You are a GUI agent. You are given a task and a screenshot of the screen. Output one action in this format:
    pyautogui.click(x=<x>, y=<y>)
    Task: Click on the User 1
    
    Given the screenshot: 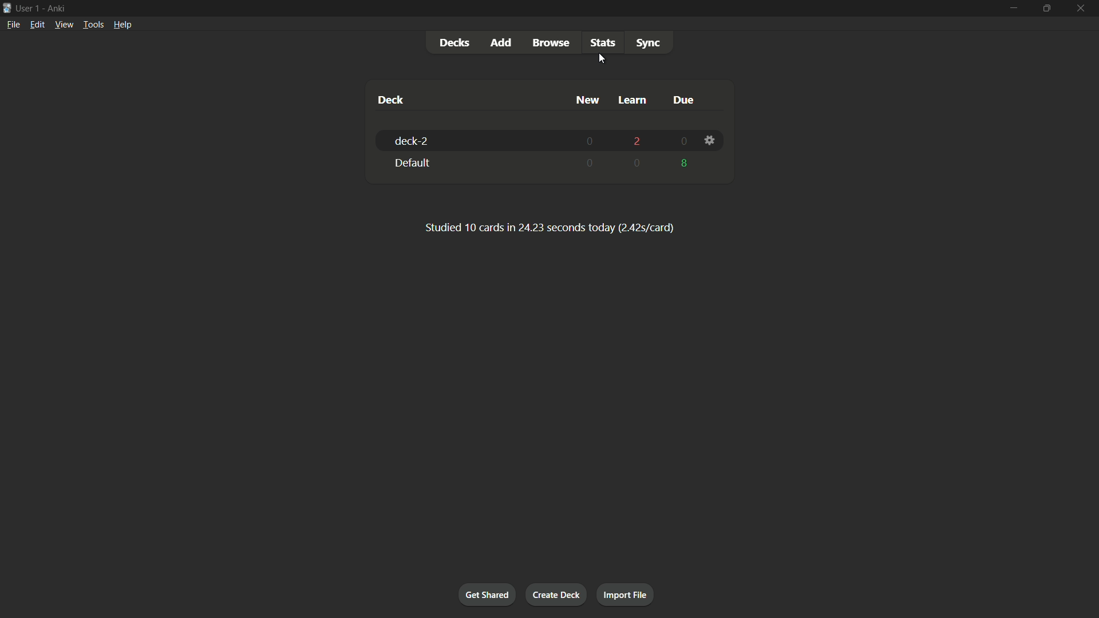 What is the action you would take?
    pyautogui.click(x=29, y=7)
    